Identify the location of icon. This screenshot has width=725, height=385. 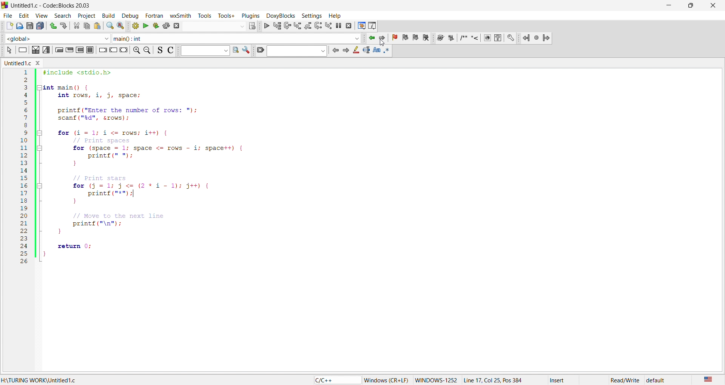
(171, 50).